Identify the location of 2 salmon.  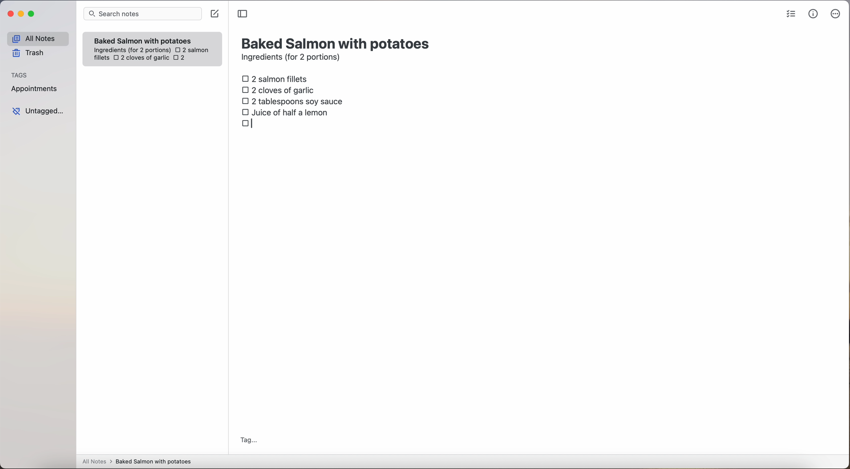
(191, 49).